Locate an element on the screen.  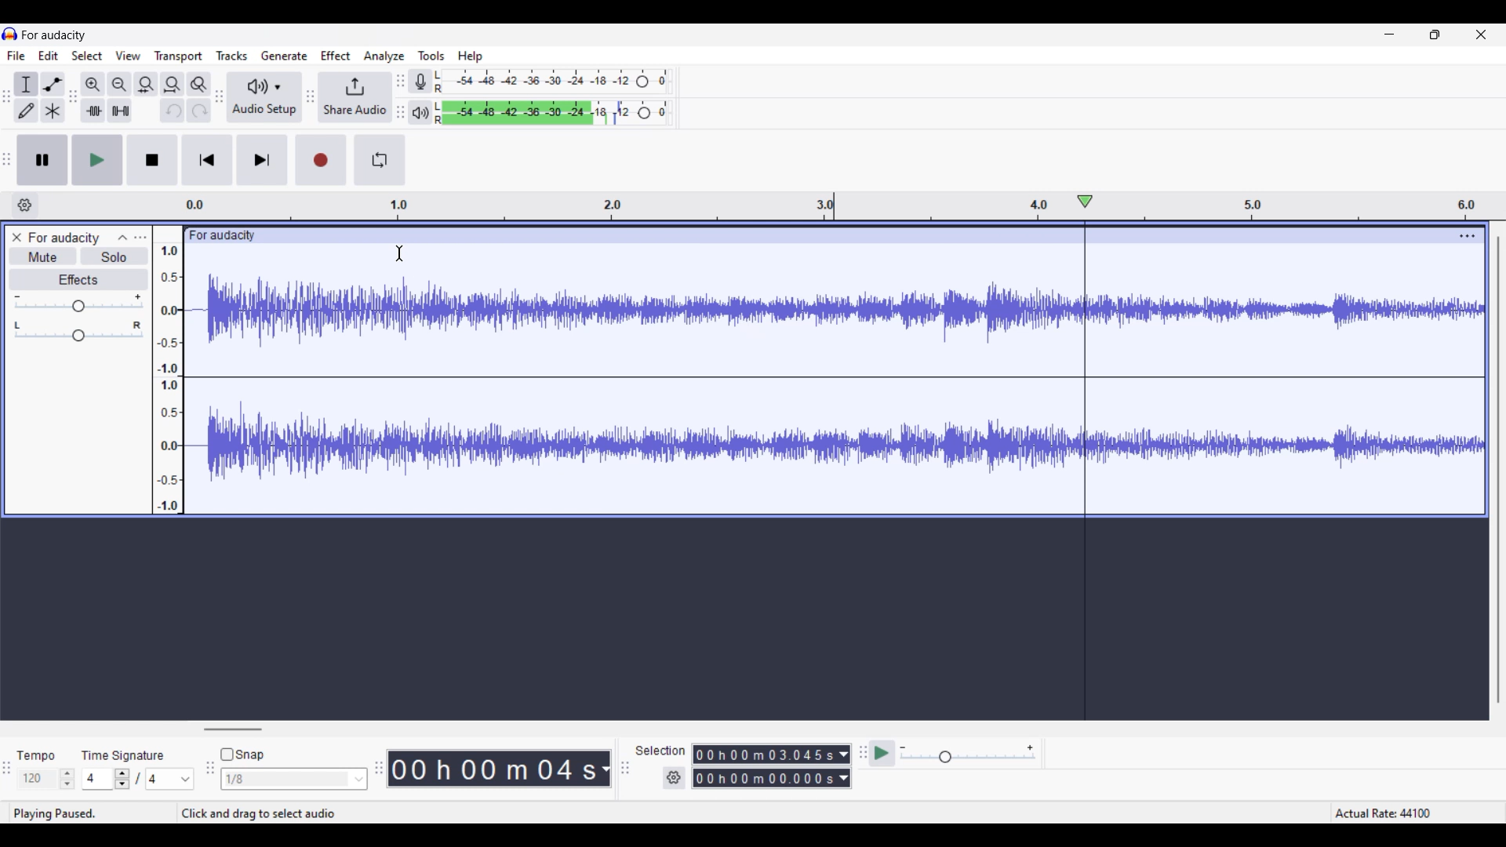
Stop is located at coordinates (153, 159).